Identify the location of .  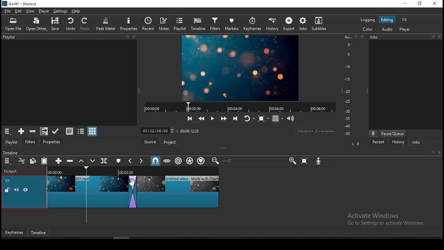
(57, 160).